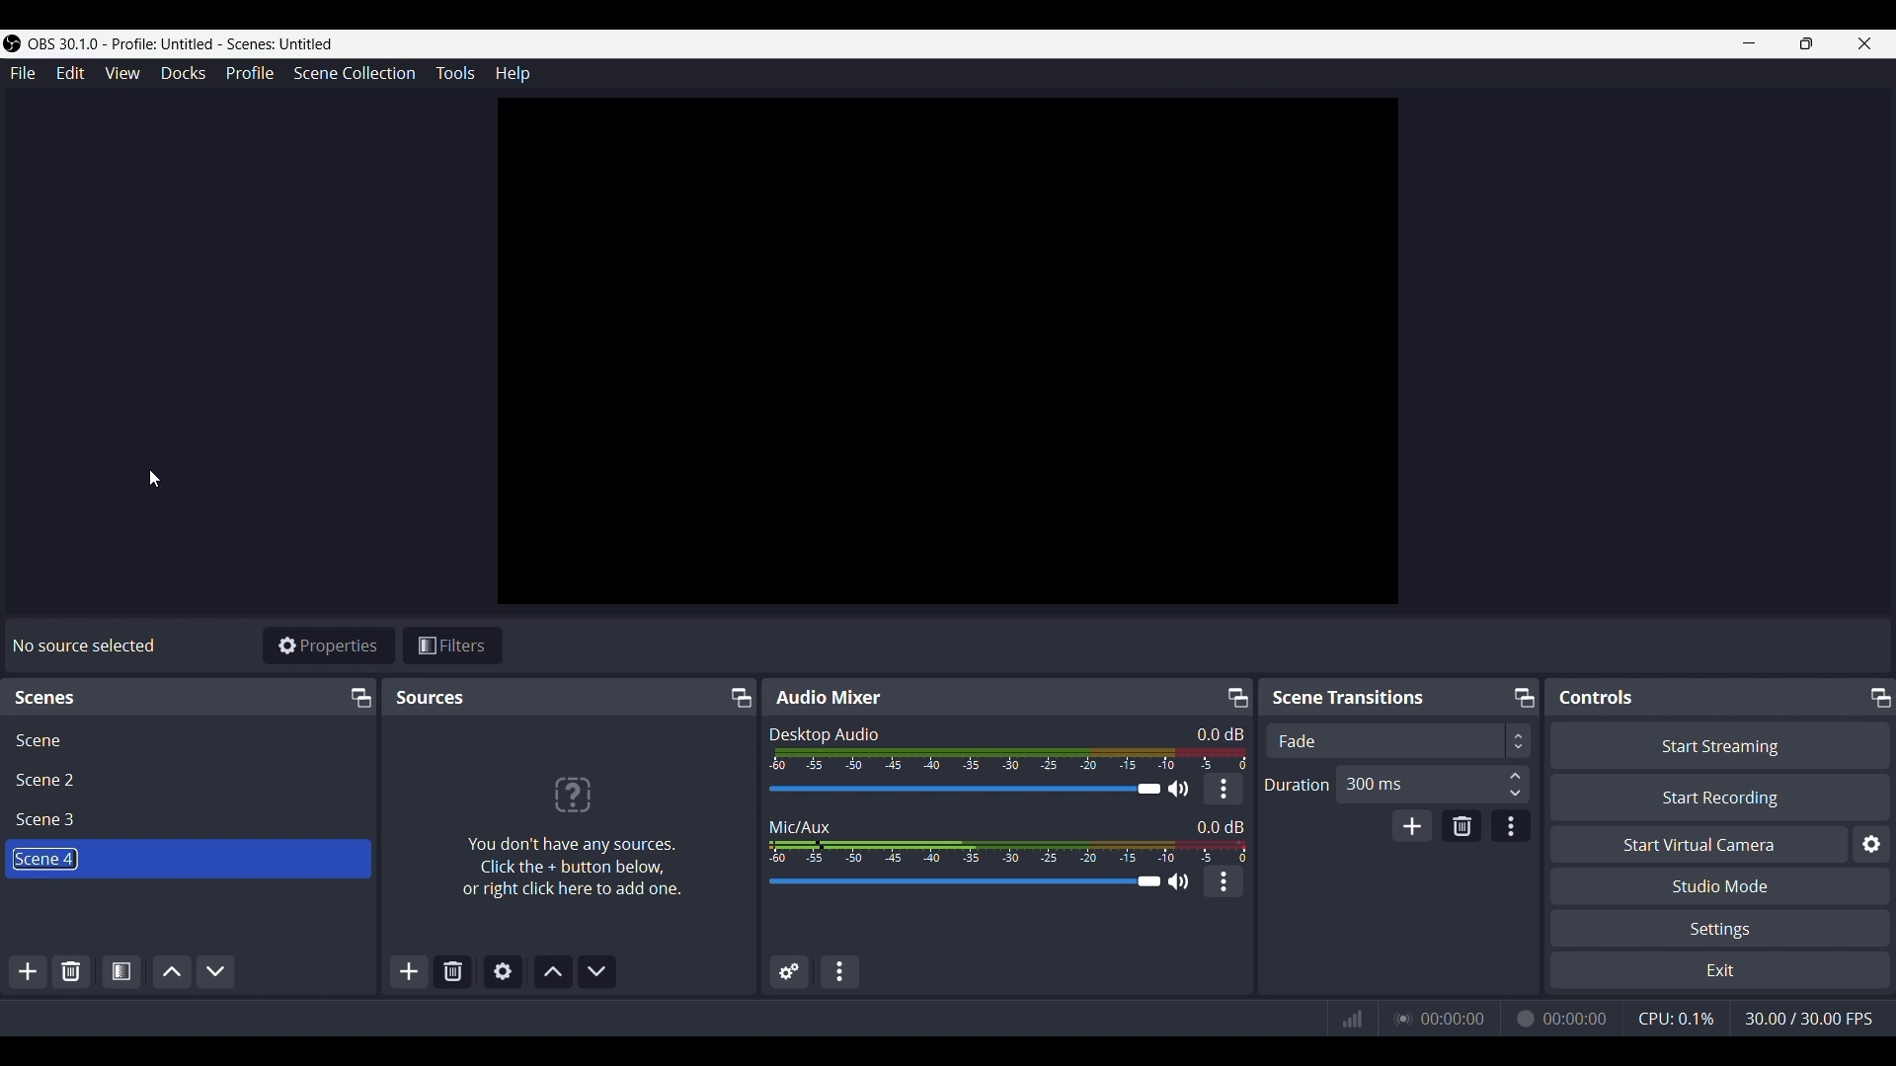 The image size is (1896, 1066). I want to click on Live Duration Time, so click(1453, 1019).